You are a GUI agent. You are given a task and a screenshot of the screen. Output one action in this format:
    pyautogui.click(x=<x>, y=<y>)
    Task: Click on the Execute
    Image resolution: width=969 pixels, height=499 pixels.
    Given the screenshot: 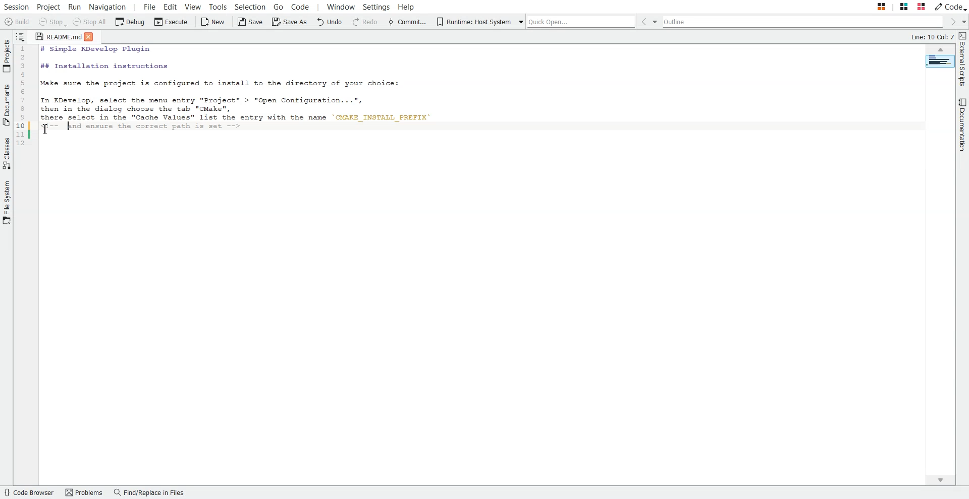 What is the action you would take?
    pyautogui.click(x=171, y=22)
    